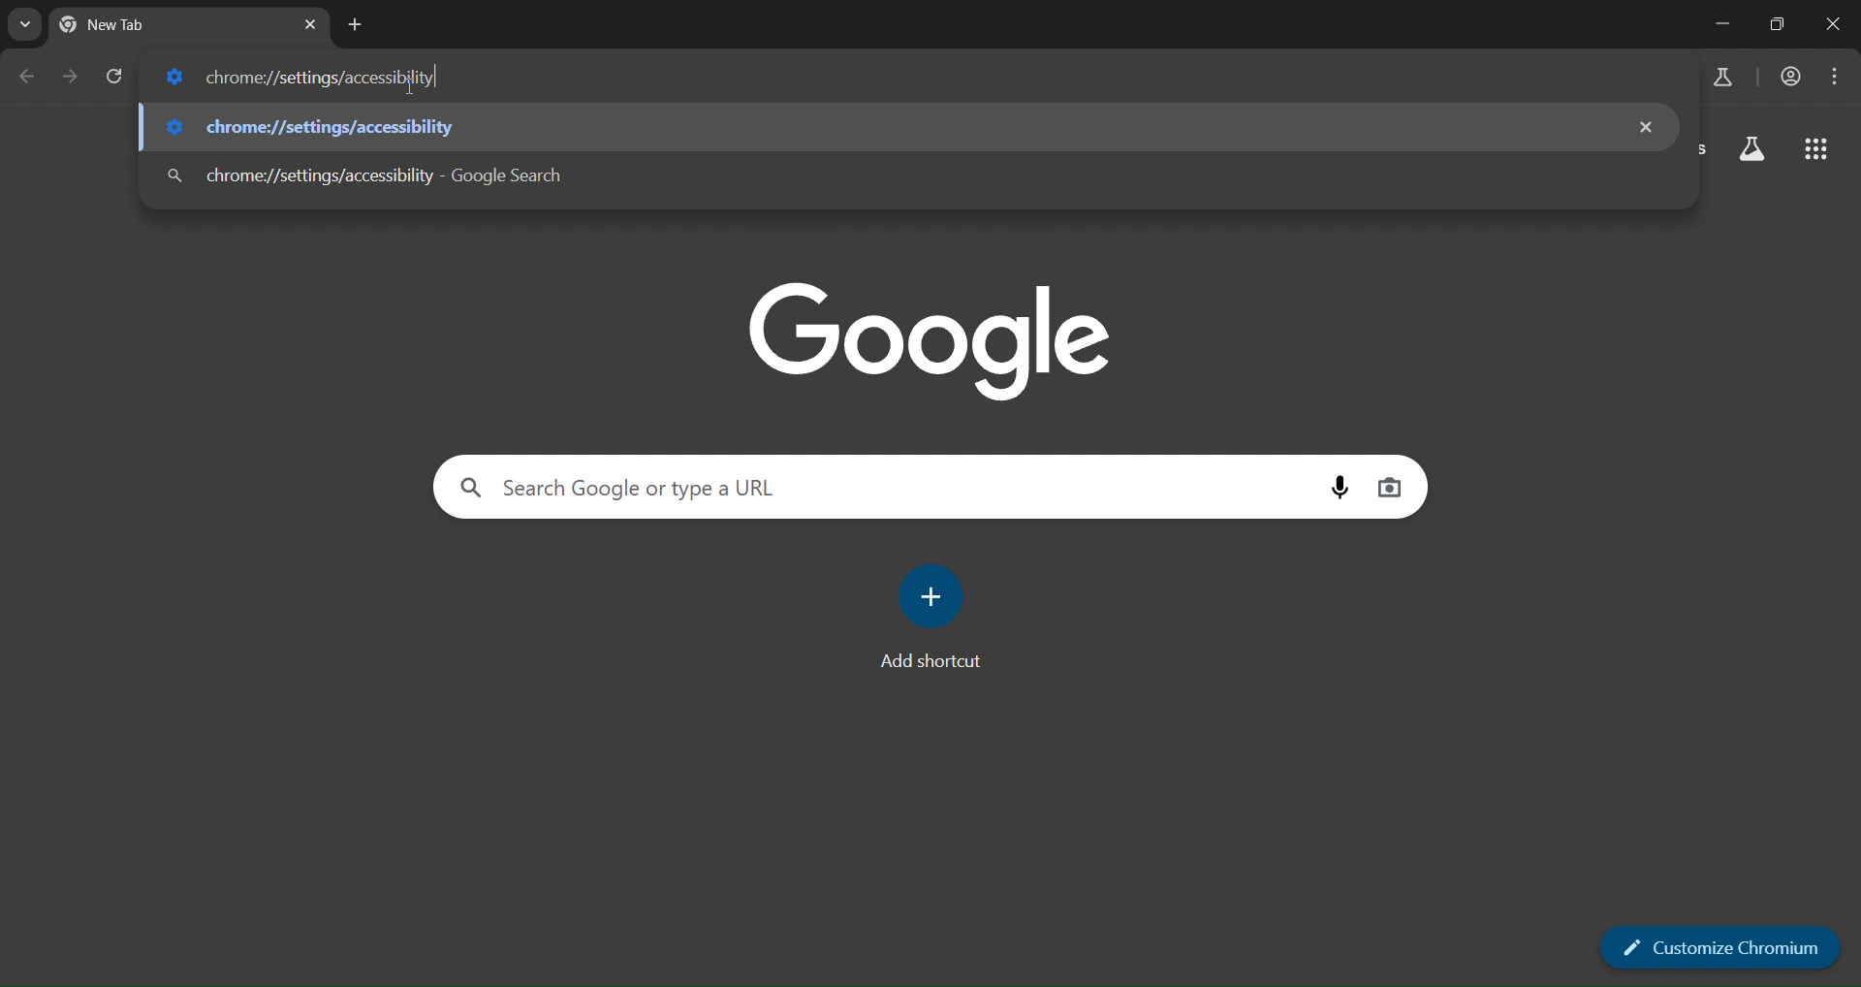 This screenshot has height=987, width=1861. Describe the element at coordinates (620, 491) in the screenshot. I see `Search Google or type a URL` at that location.